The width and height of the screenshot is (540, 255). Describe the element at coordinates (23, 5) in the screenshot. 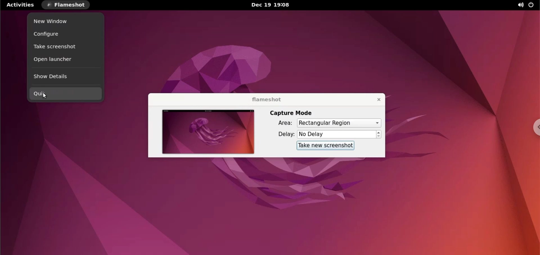

I see `activities` at that location.